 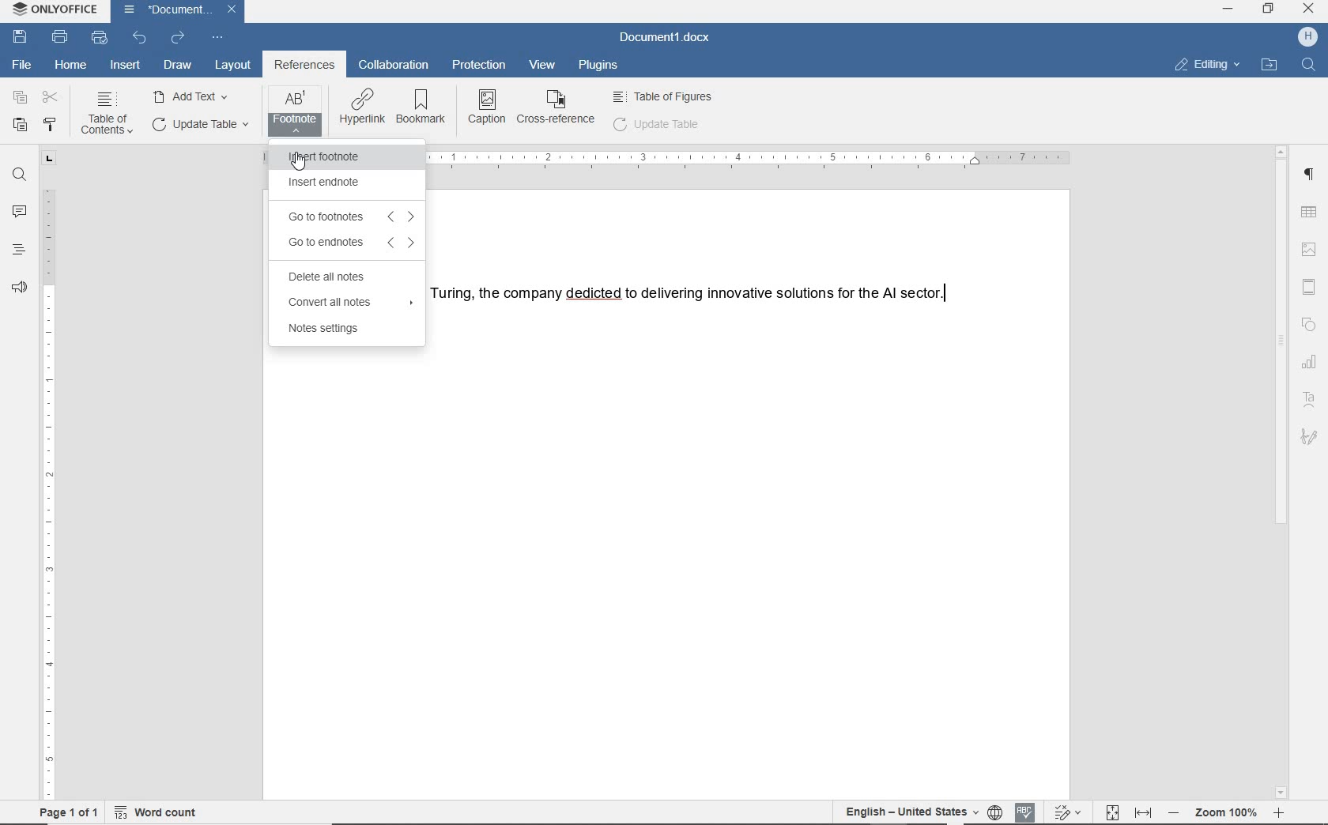 I want to click on caption, so click(x=488, y=106).